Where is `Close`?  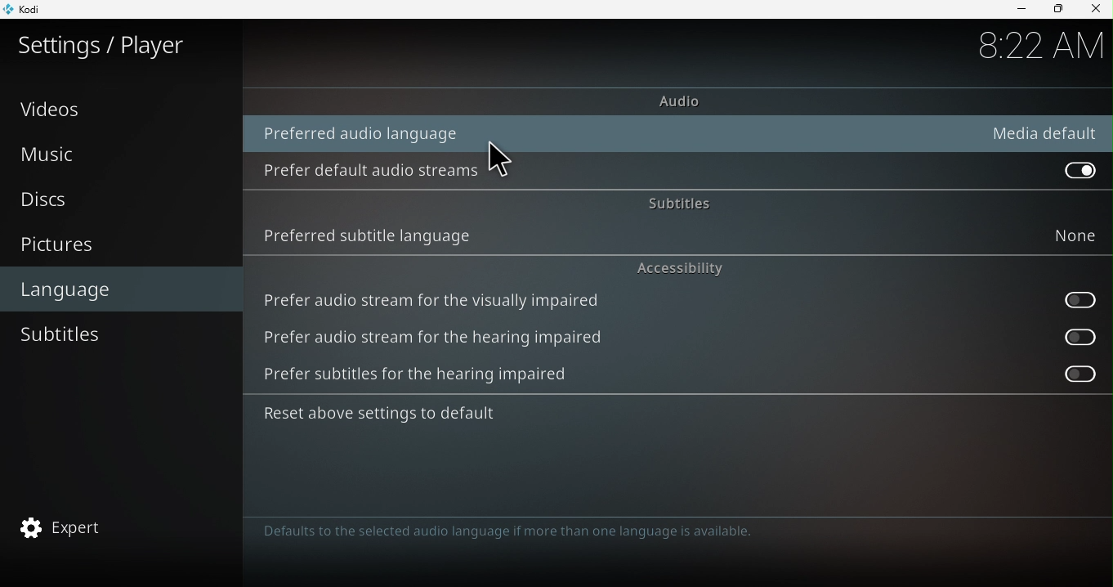
Close is located at coordinates (1095, 9).